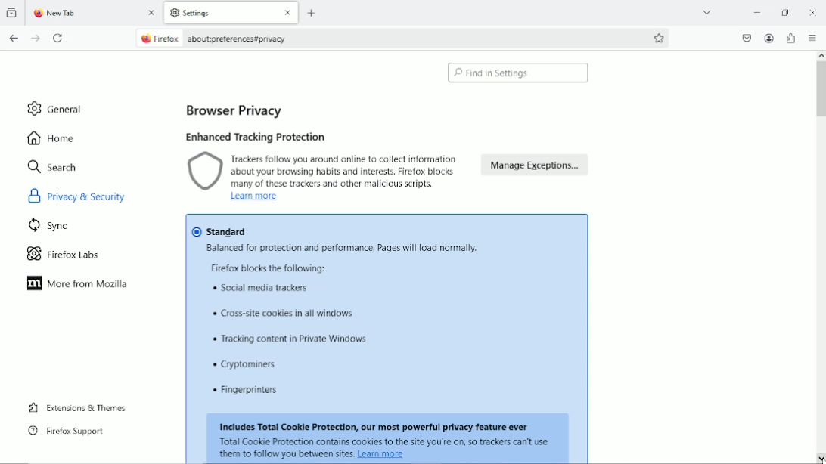  What do you see at coordinates (536, 169) in the screenshot?
I see `manage exceptions` at bounding box center [536, 169].